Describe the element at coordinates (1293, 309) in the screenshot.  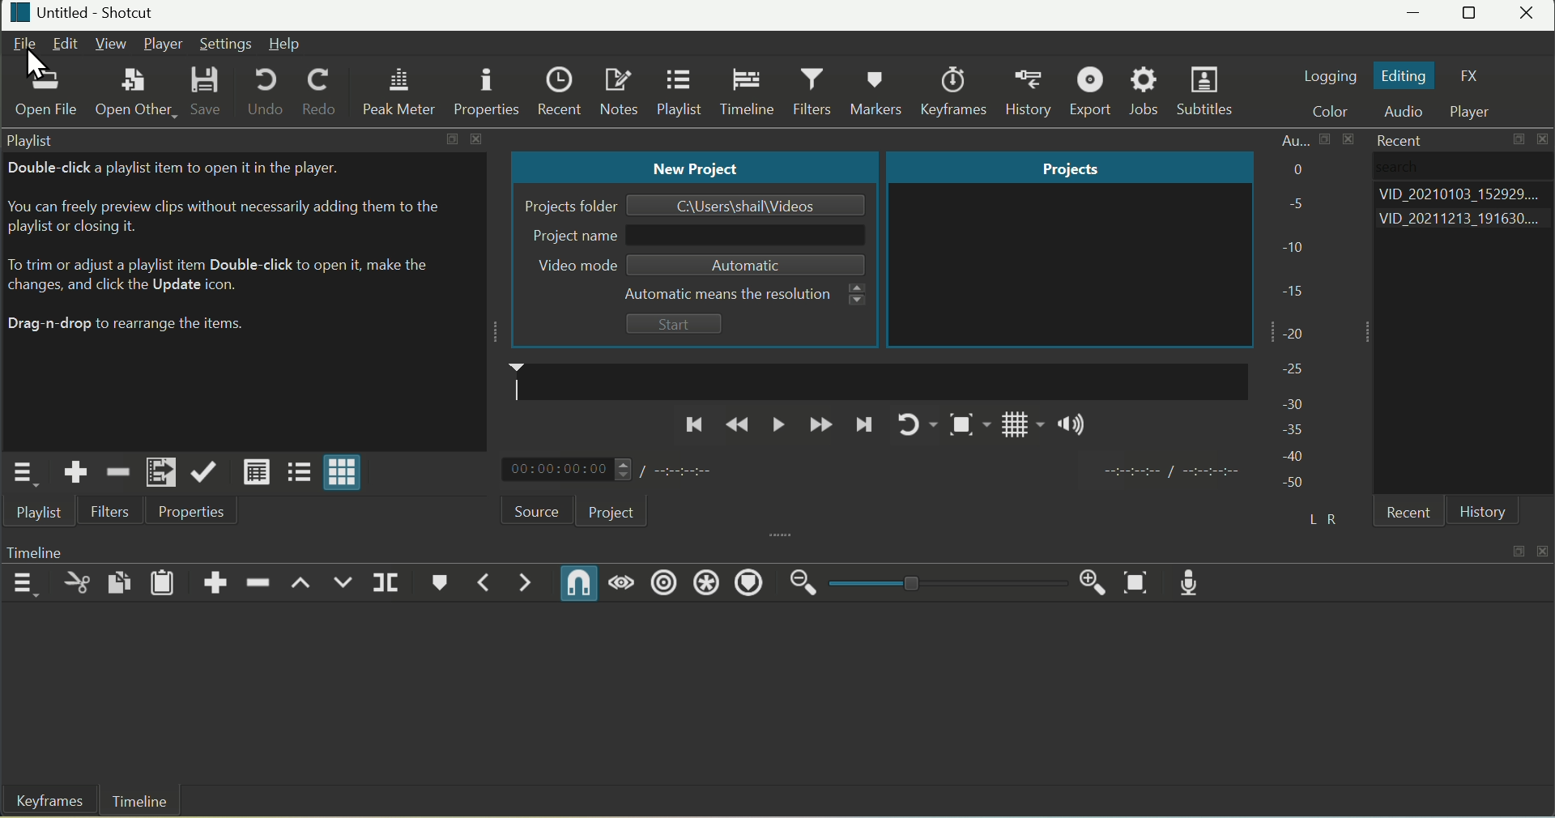
I see `Audio bar` at that location.